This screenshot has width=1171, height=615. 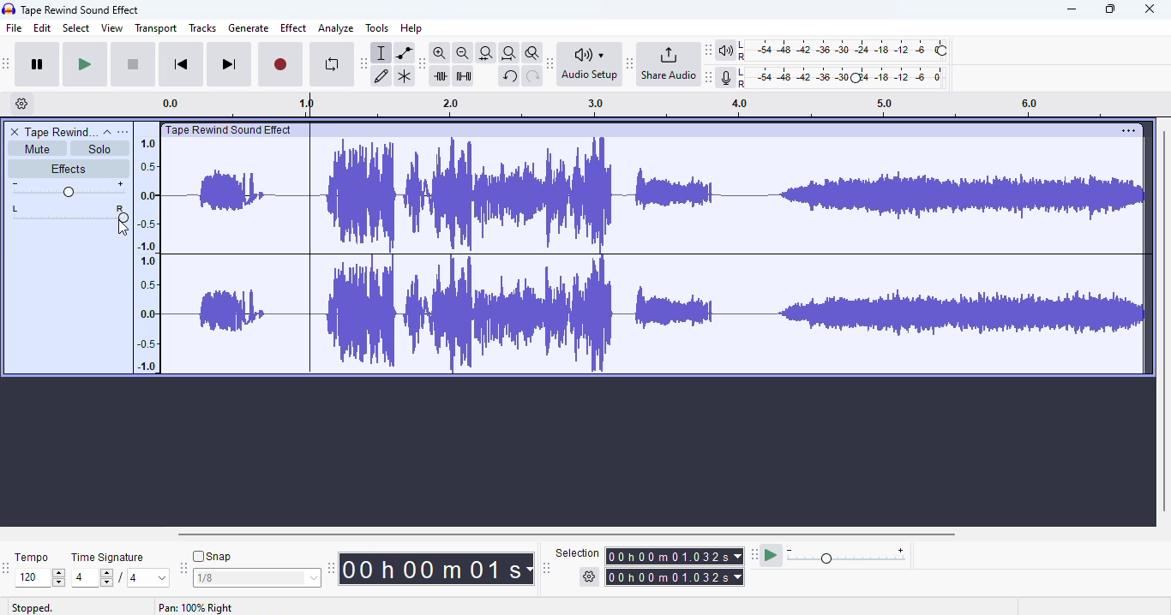 I want to click on audacity playback meter toolbar, so click(x=708, y=50).